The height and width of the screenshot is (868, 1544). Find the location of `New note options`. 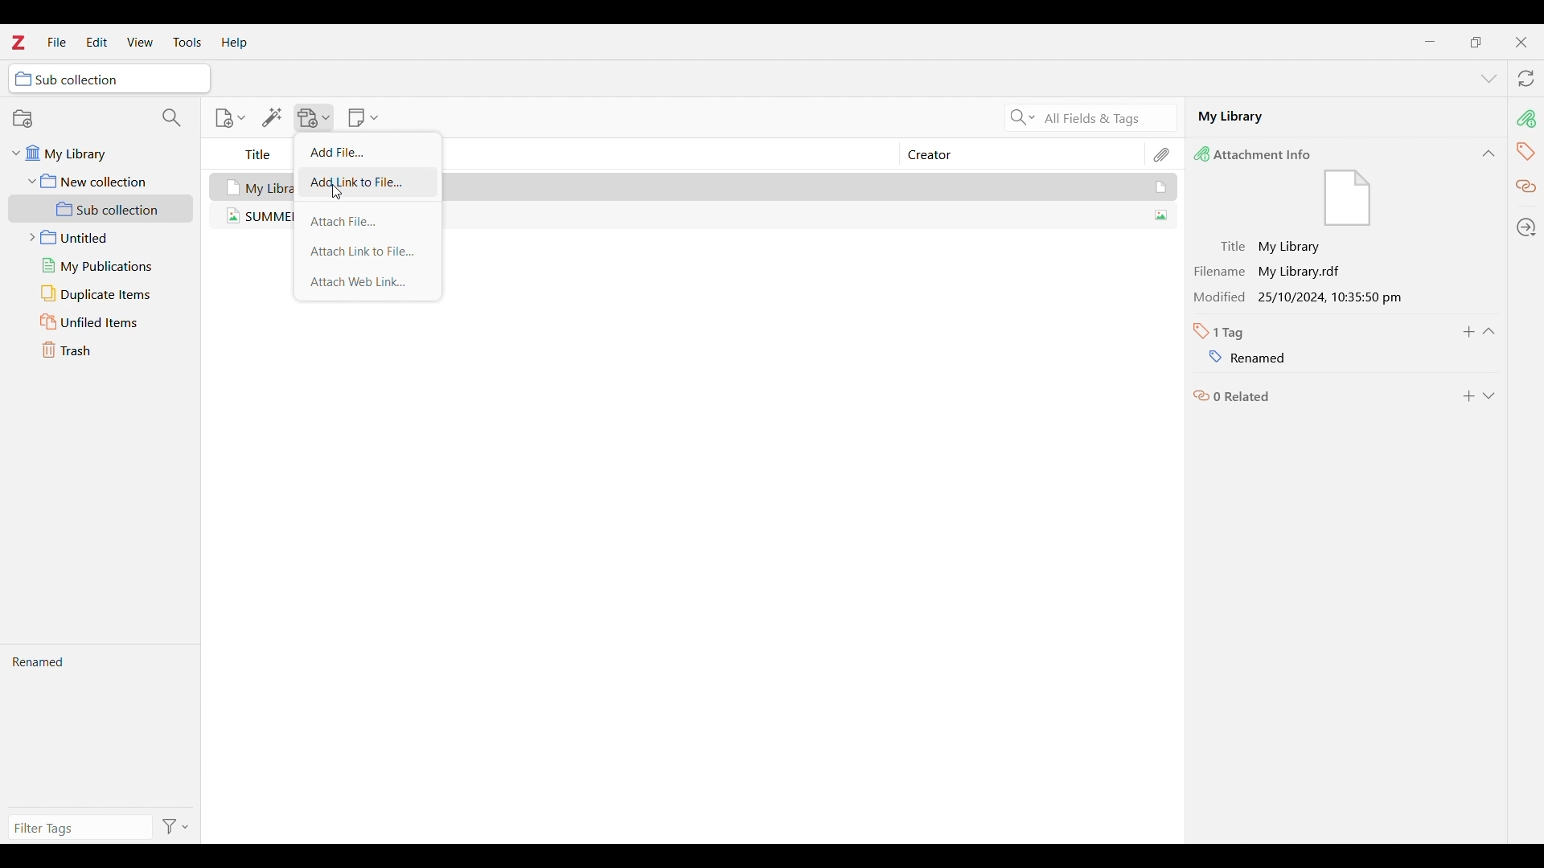

New note options is located at coordinates (363, 117).